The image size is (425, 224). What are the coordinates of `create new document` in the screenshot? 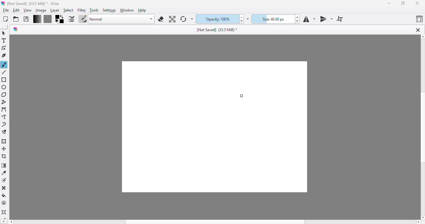 It's located at (6, 19).